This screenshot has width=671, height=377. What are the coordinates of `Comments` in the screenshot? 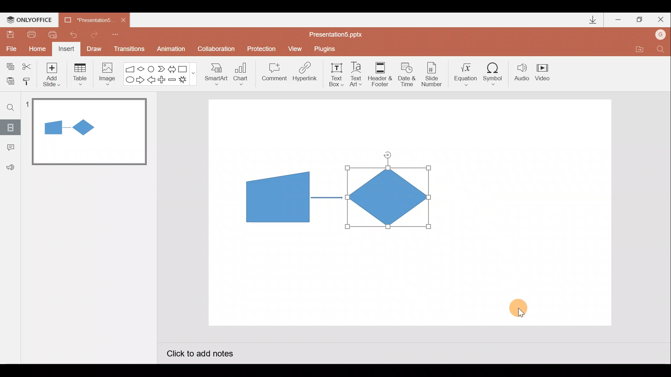 It's located at (9, 148).